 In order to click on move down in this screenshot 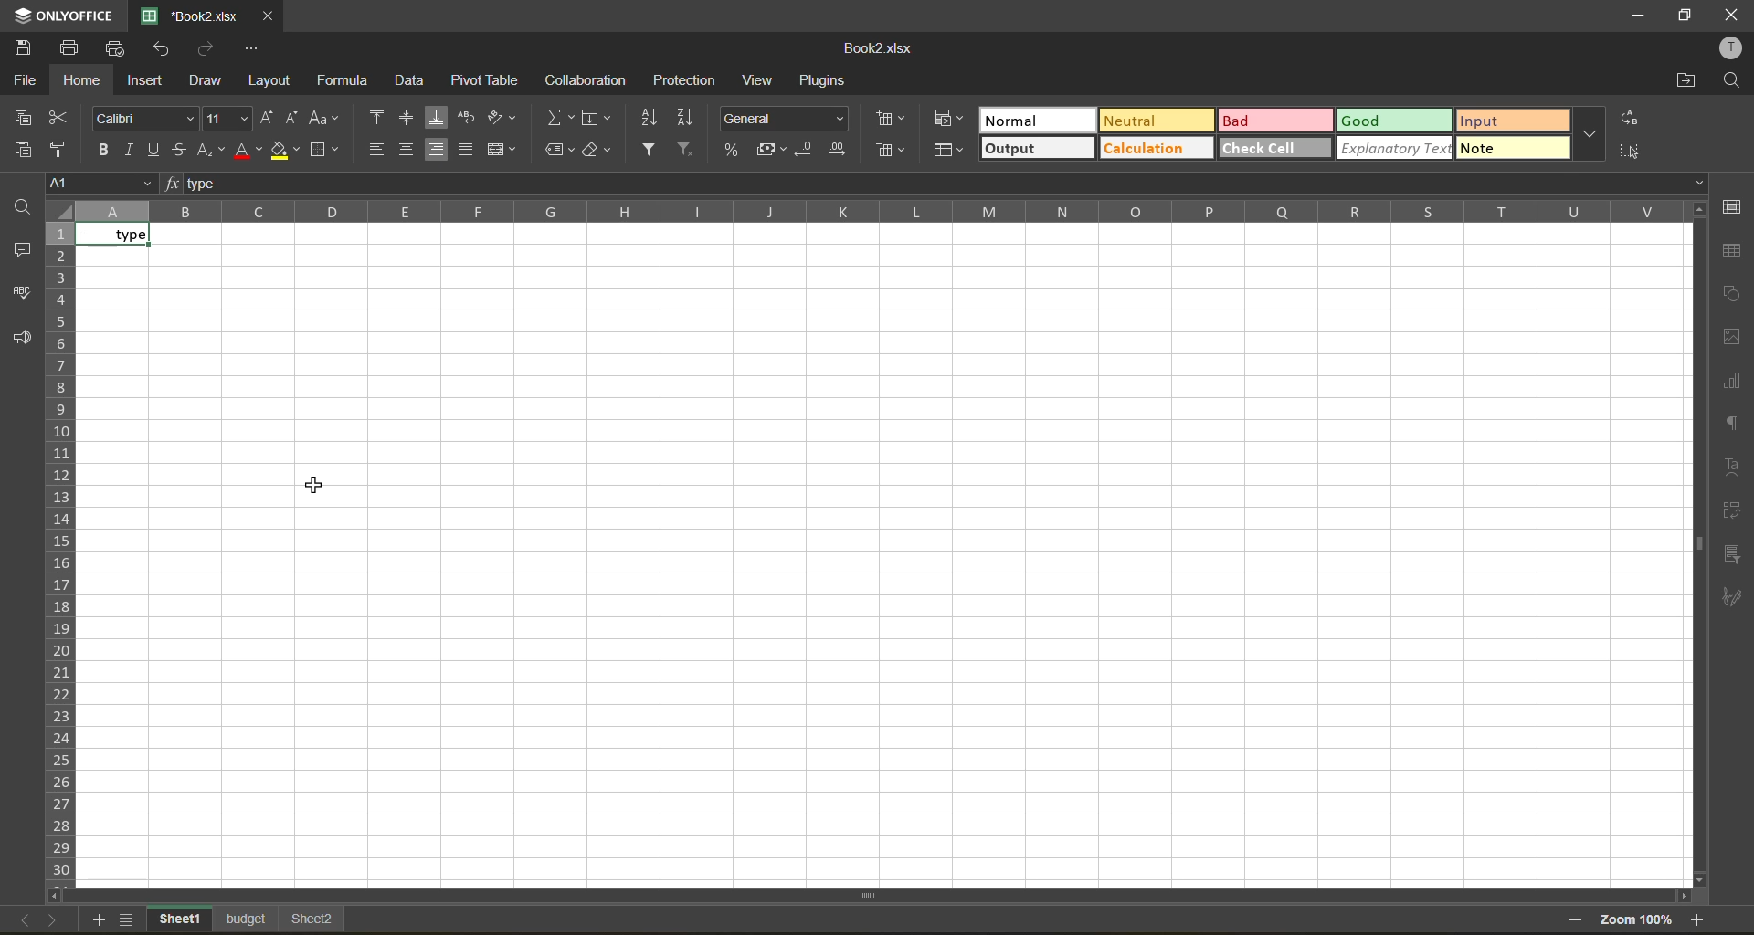, I will do `click(1698, 878)`.